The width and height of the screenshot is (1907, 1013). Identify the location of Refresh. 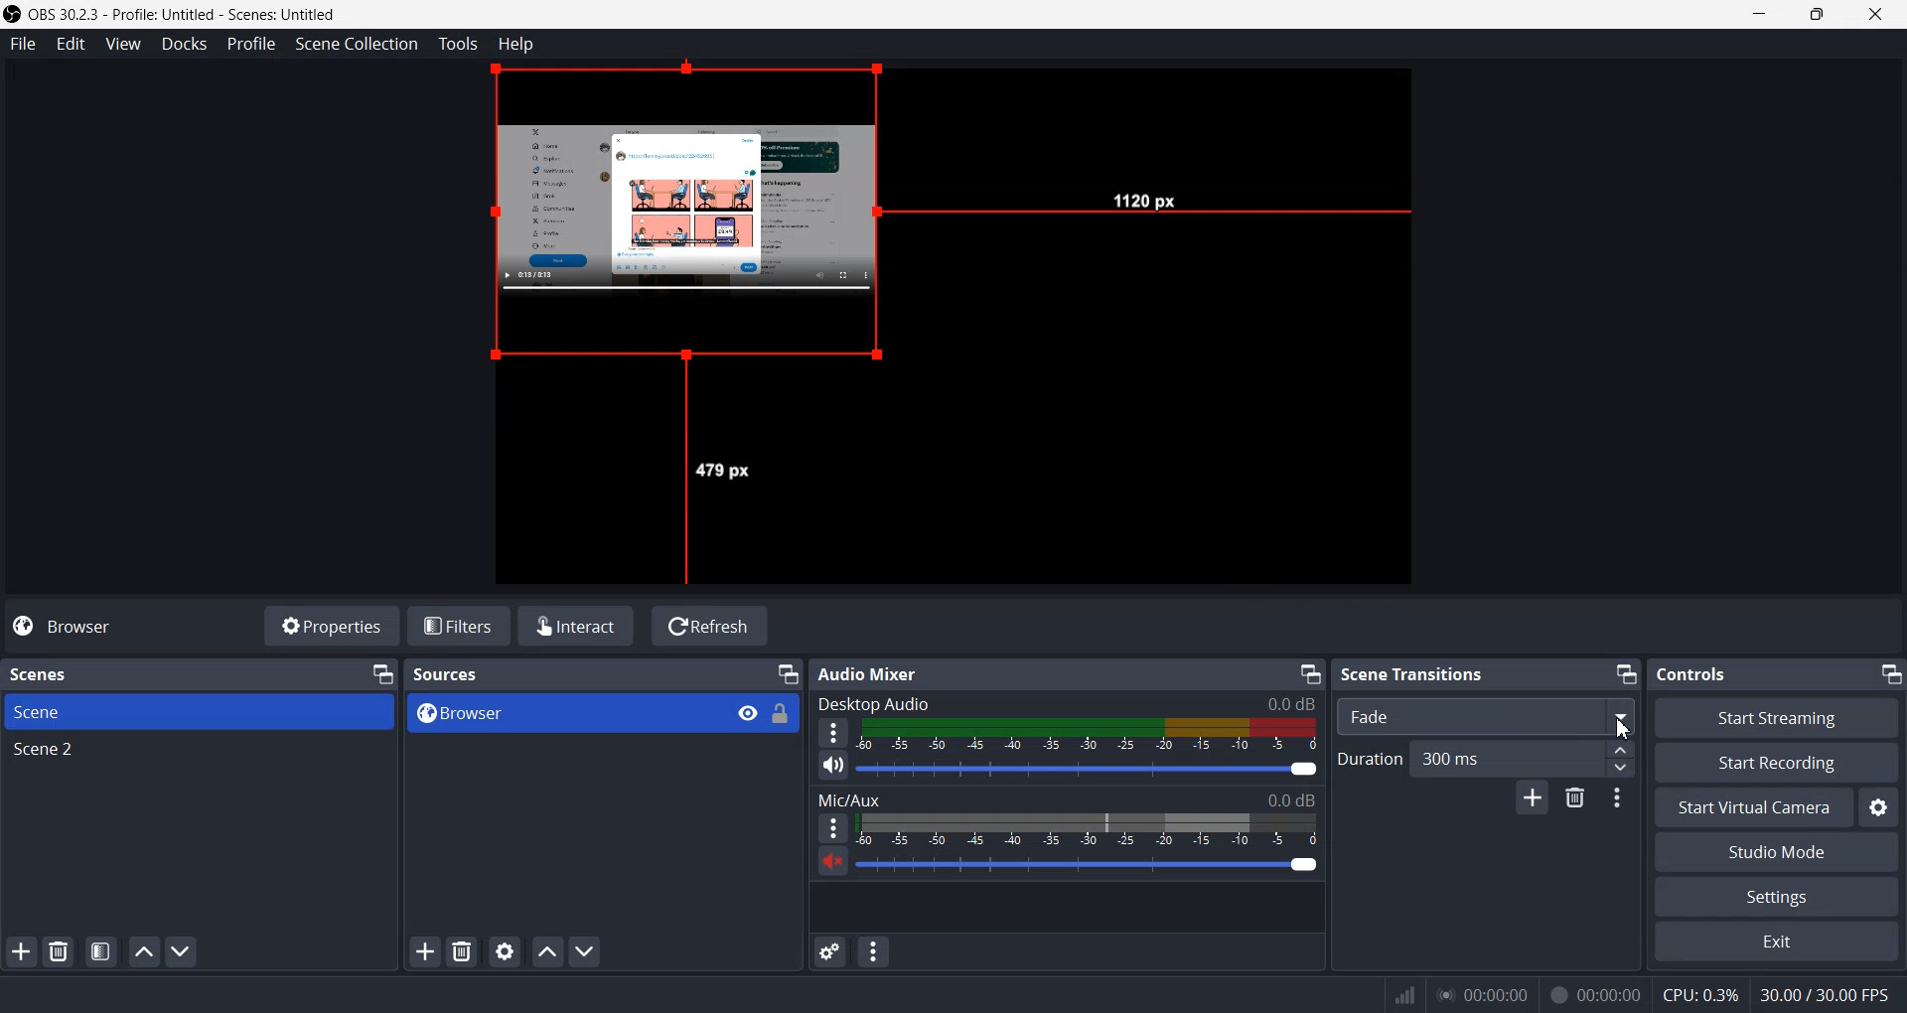
(710, 626).